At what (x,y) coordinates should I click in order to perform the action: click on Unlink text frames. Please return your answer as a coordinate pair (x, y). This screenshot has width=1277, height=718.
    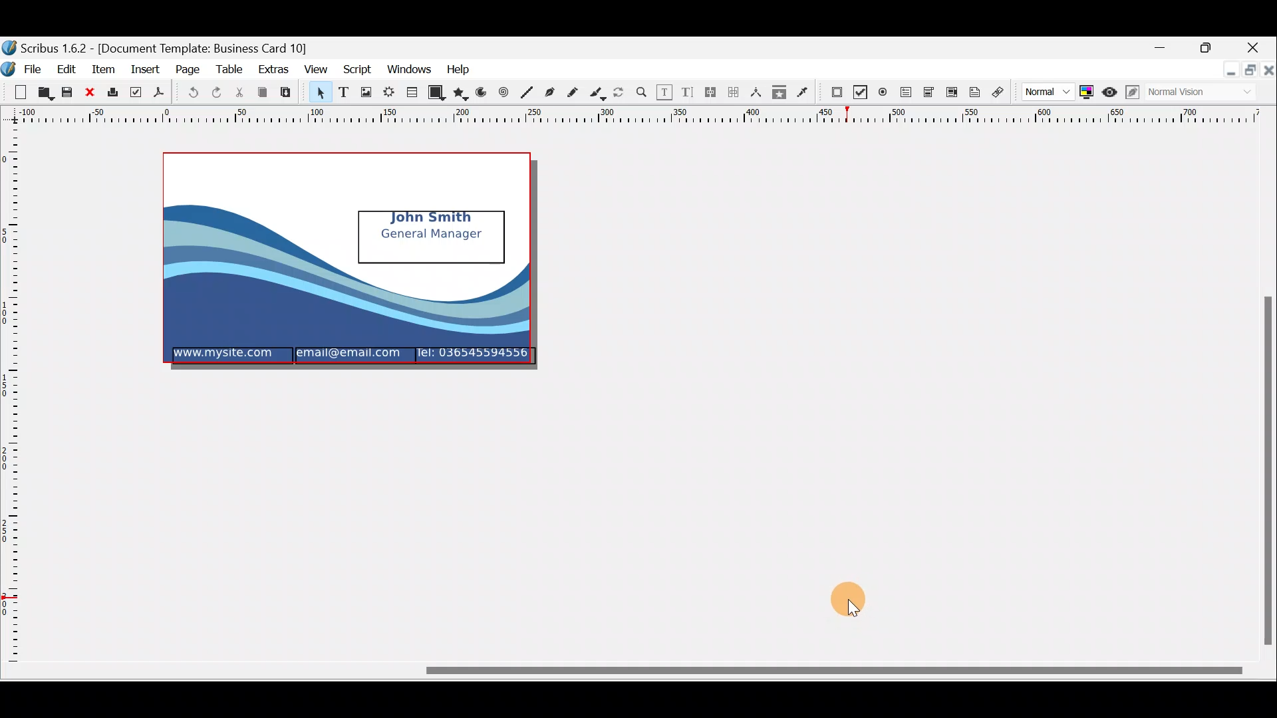
    Looking at the image, I should click on (734, 92).